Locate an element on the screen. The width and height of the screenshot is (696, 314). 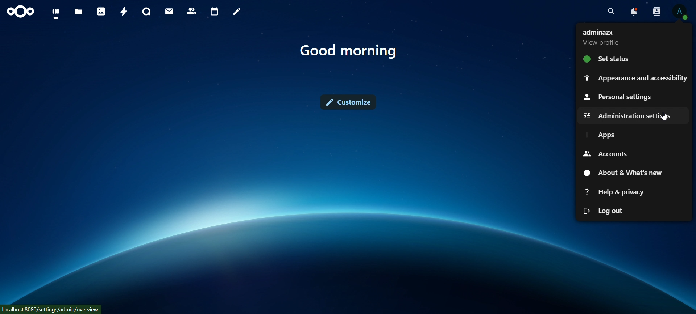
administration settings is located at coordinates (630, 115).